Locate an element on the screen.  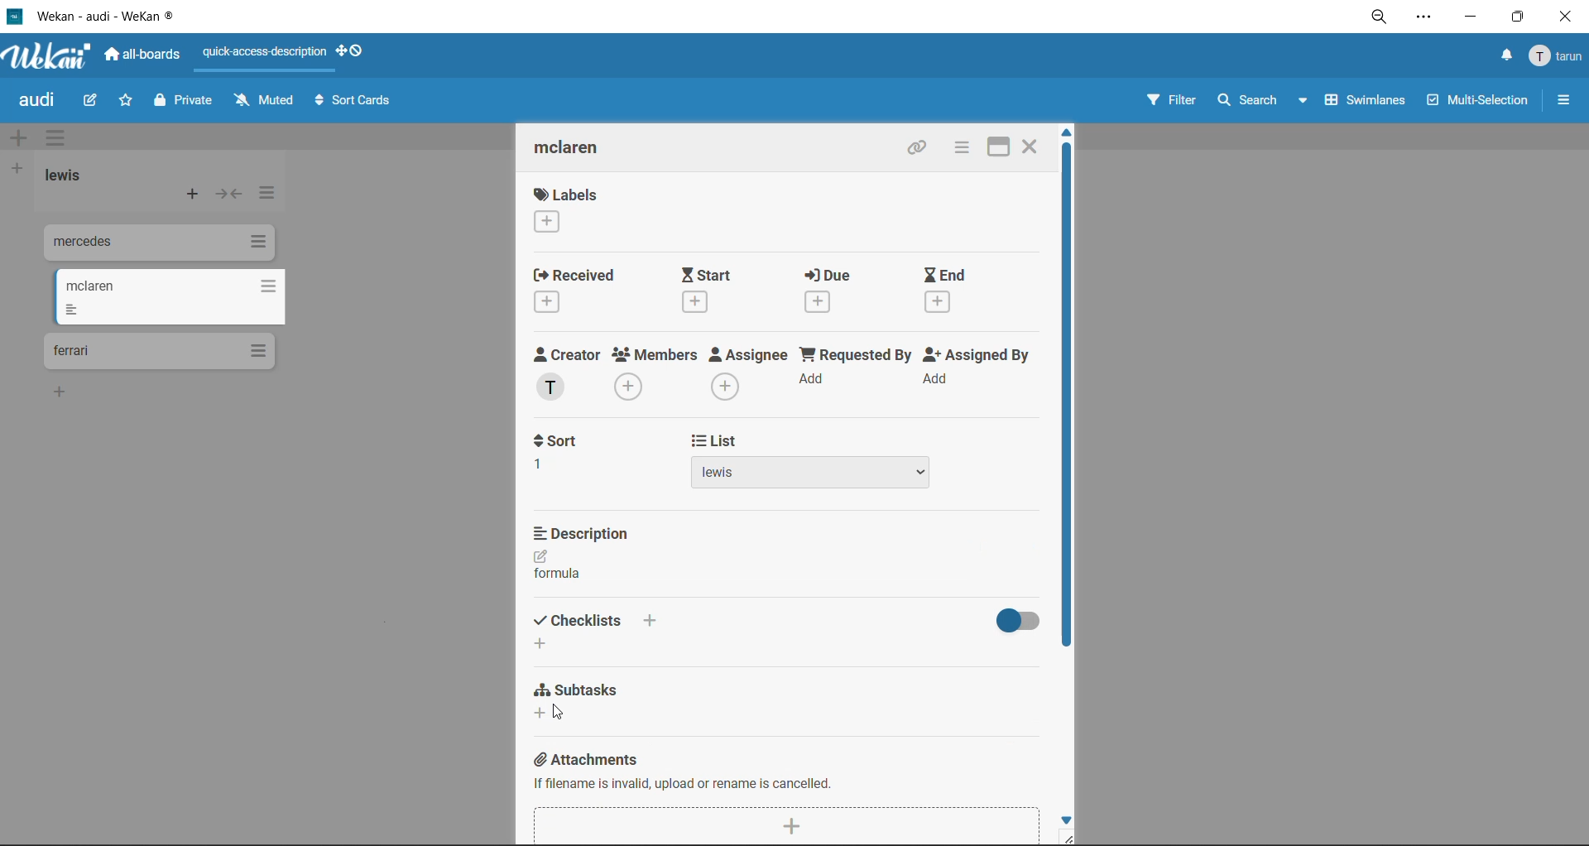
list is located at coordinates (817, 462).